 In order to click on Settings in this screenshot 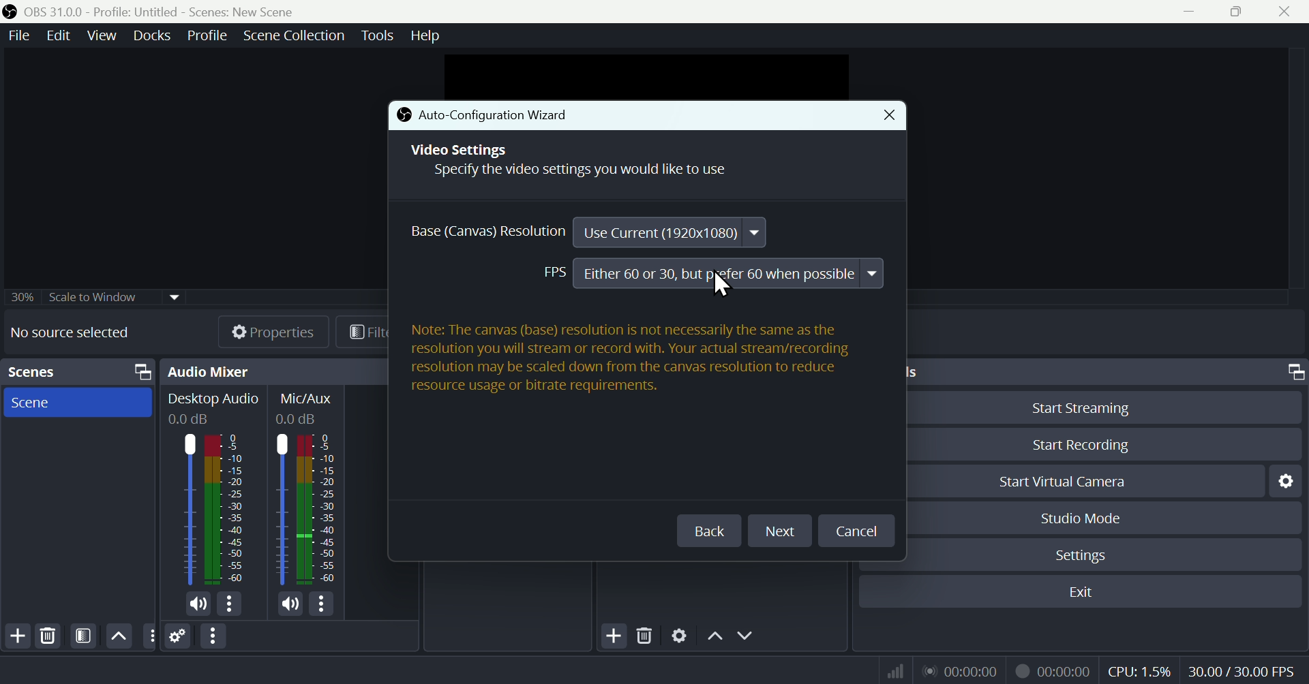, I will do `click(179, 636)`.